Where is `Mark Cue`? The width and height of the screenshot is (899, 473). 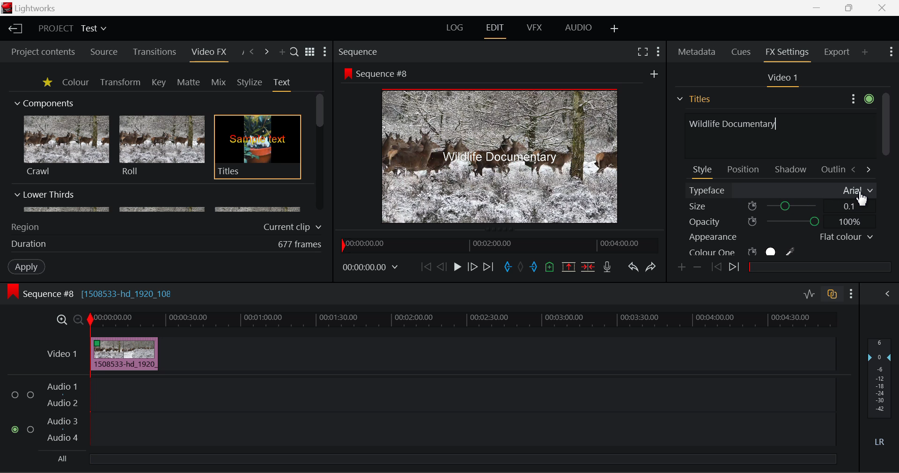
Mark Cue is located at coordinates (551, 268).